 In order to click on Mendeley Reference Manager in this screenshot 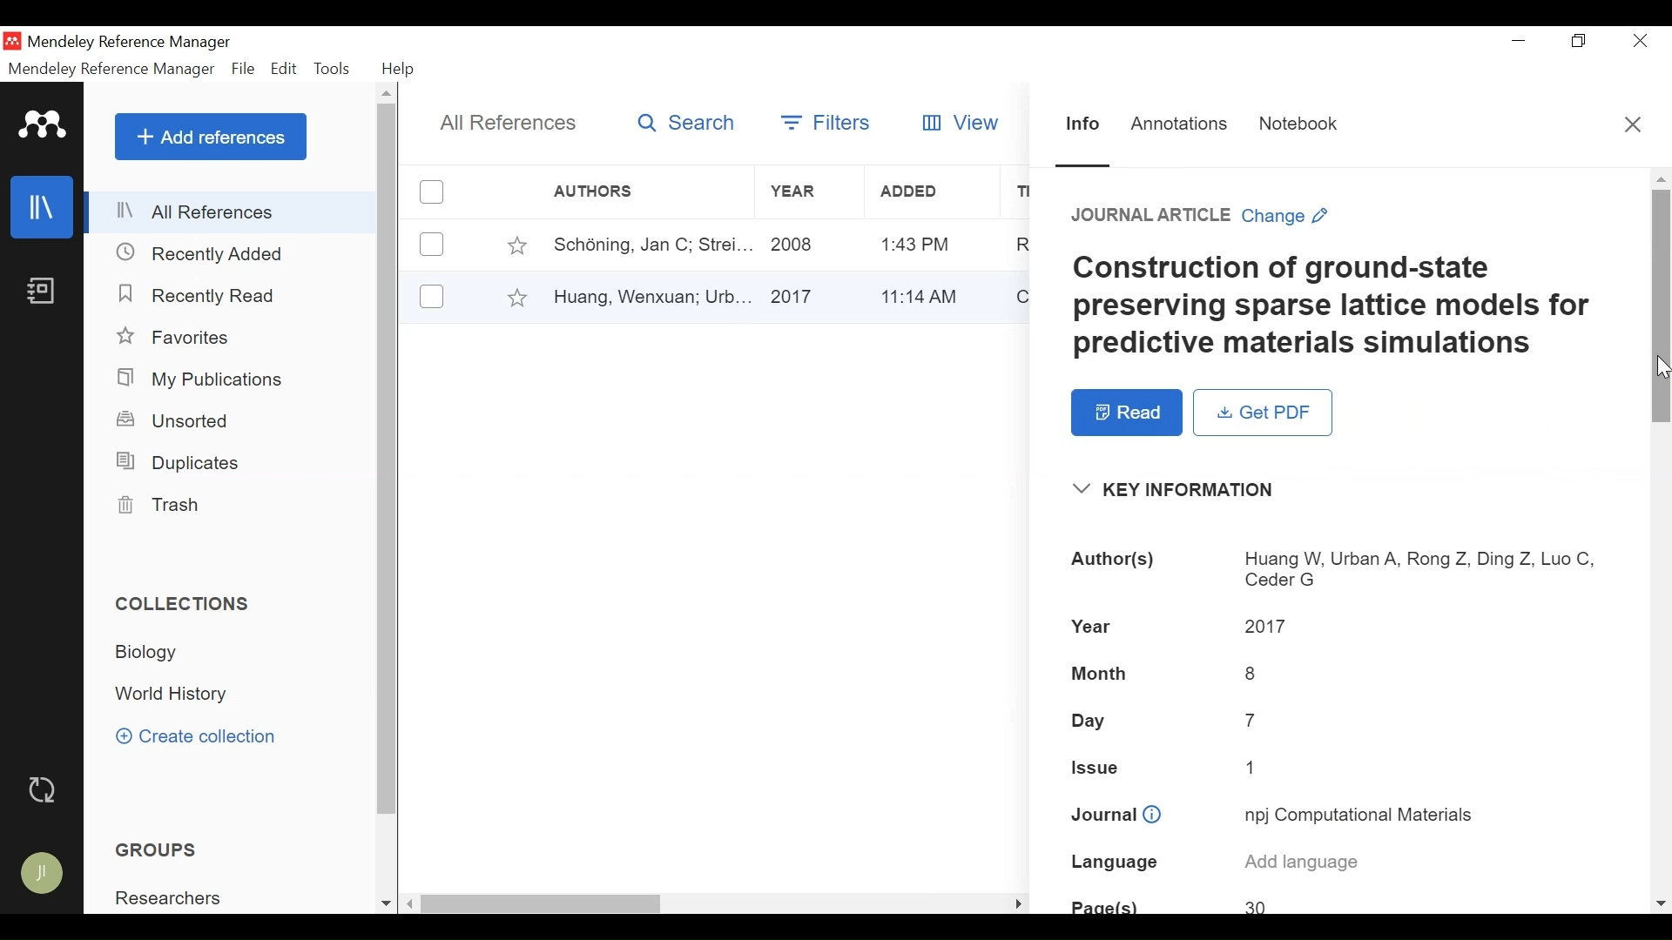, I will do `click(111, 71)`.